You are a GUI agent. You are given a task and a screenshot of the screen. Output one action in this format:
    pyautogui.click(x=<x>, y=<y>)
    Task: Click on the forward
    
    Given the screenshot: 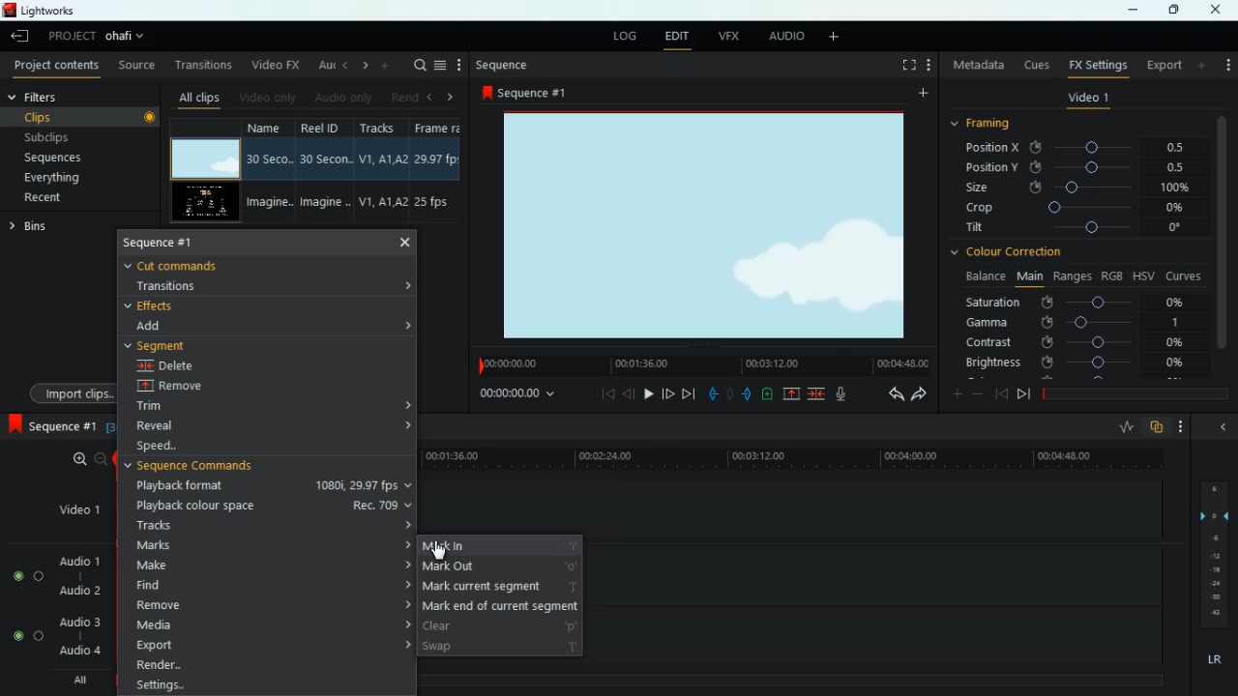 What is the action you would take?
    pyautogui.click(x=919, y=394)
    